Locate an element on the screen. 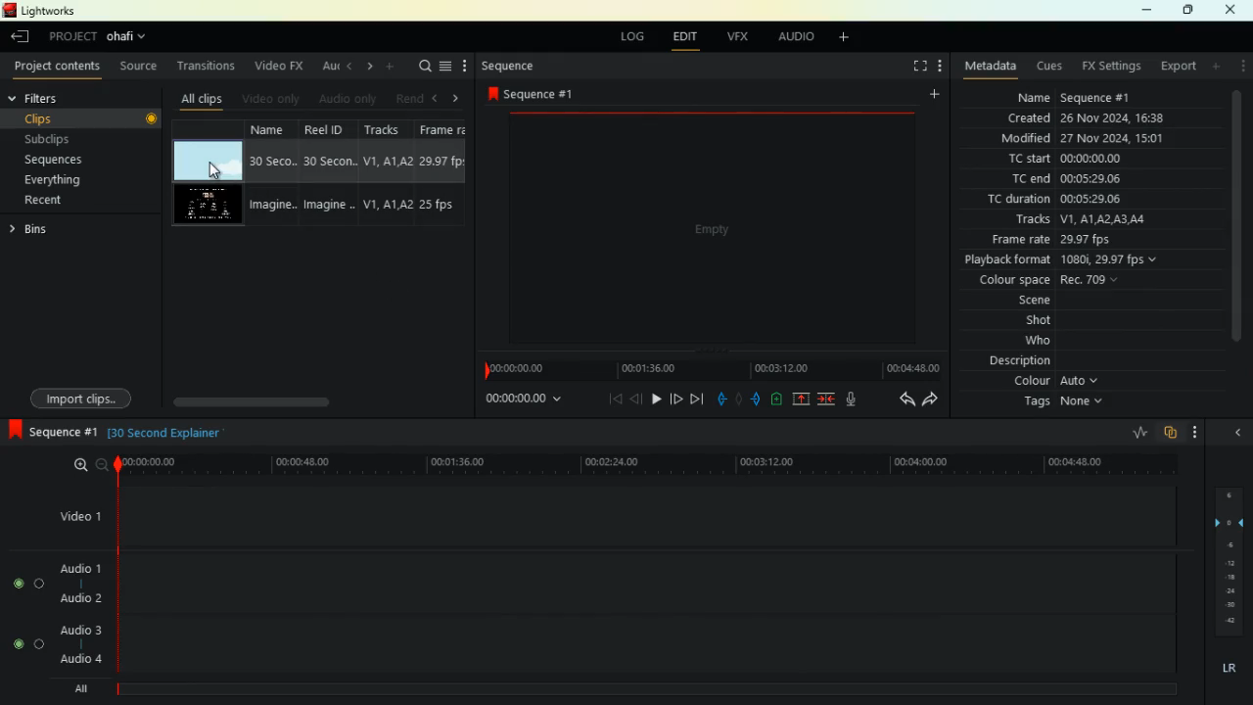  back is located at coordinates (899, 399).